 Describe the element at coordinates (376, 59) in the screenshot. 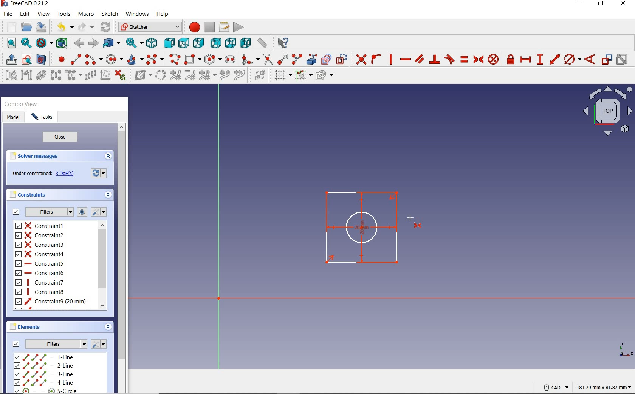

I see `constrain point onto object` at that location.